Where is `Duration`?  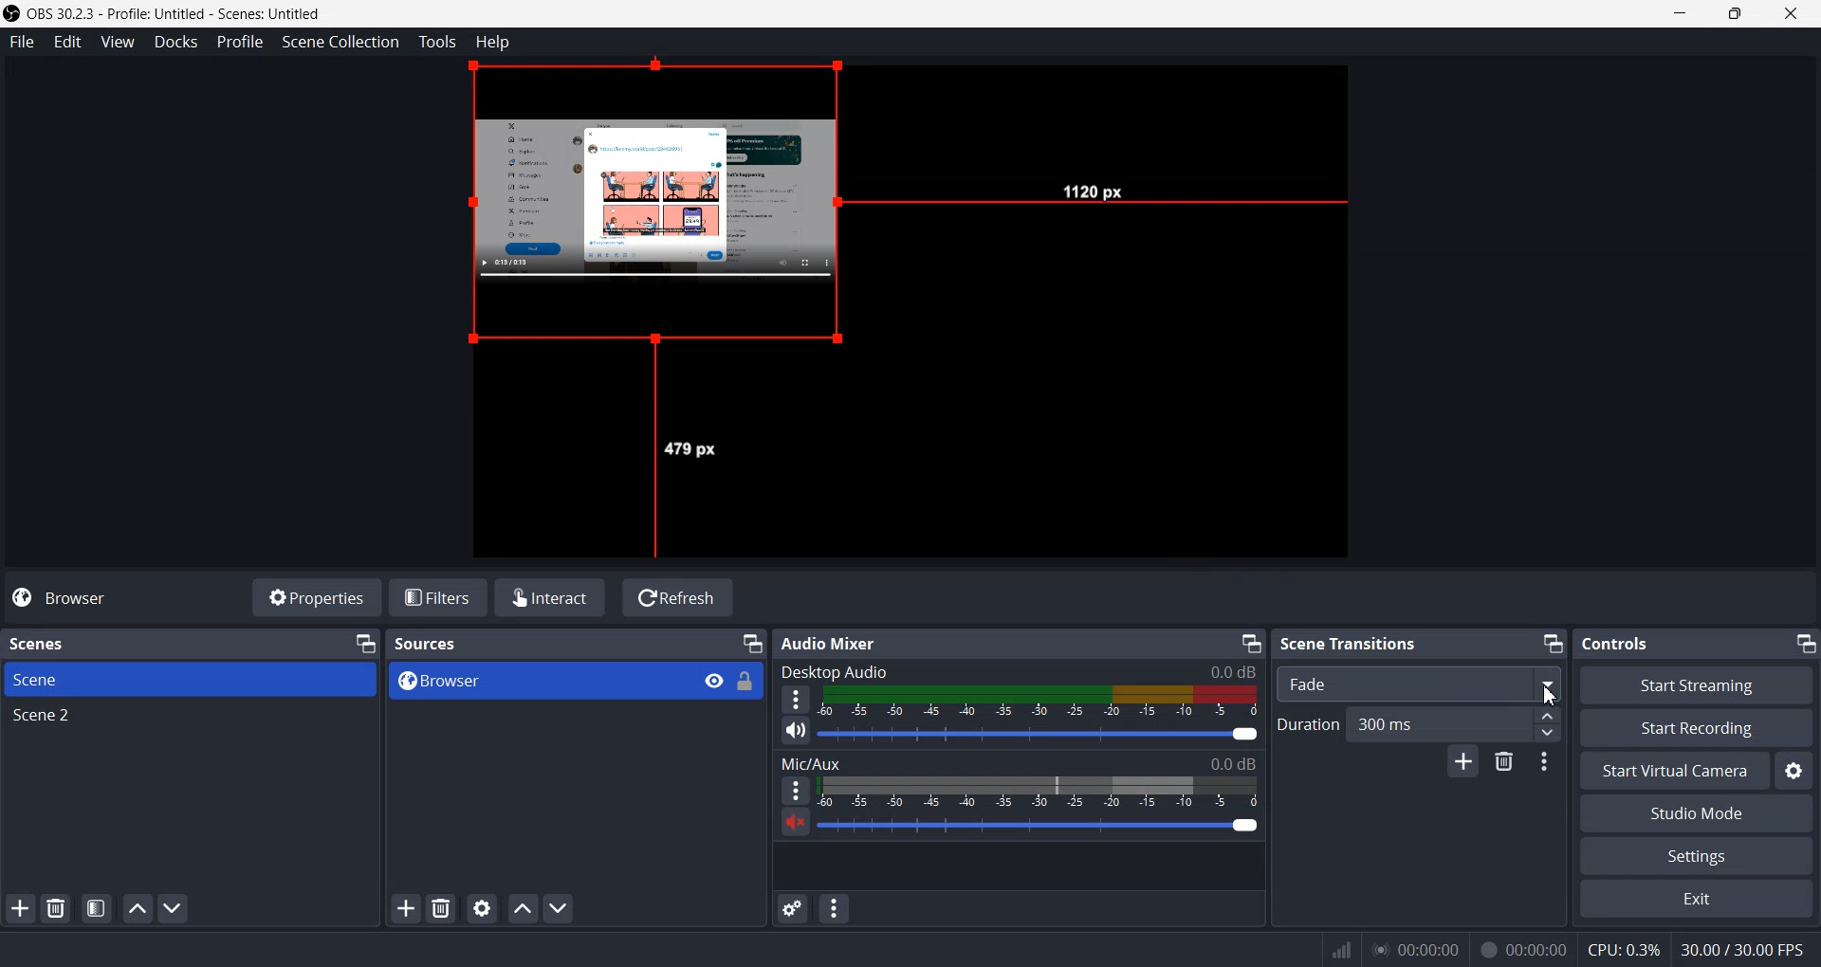
Duration is located at coordinates (1402, 723).